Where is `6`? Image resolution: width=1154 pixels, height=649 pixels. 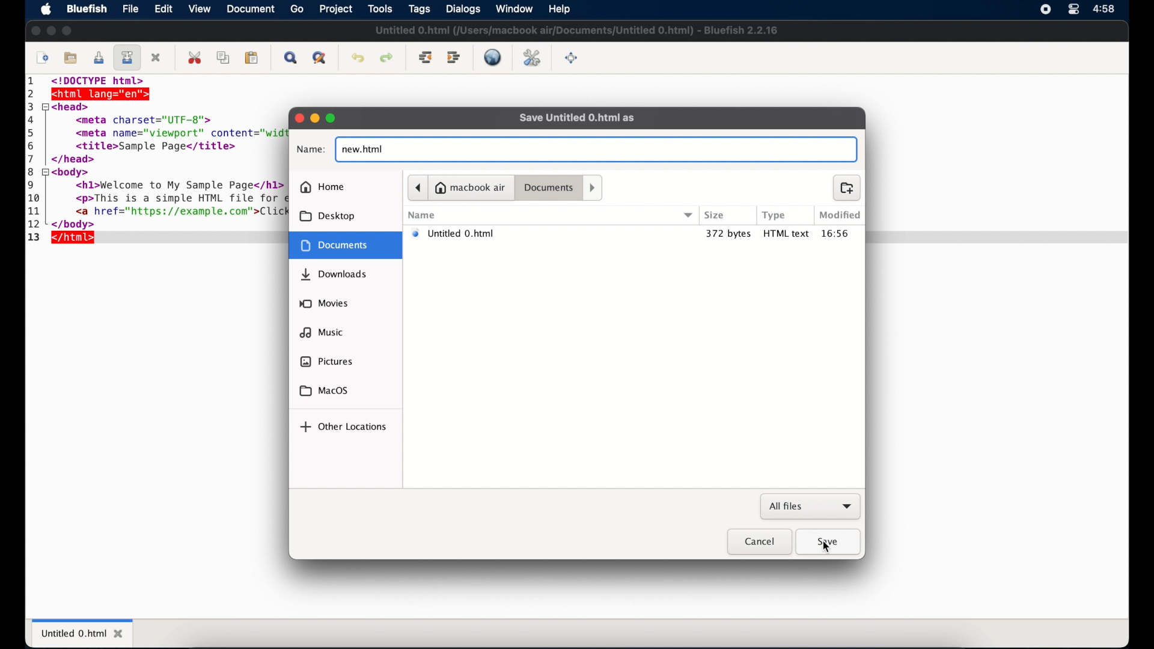 6 is located at coordinates (34, 145).